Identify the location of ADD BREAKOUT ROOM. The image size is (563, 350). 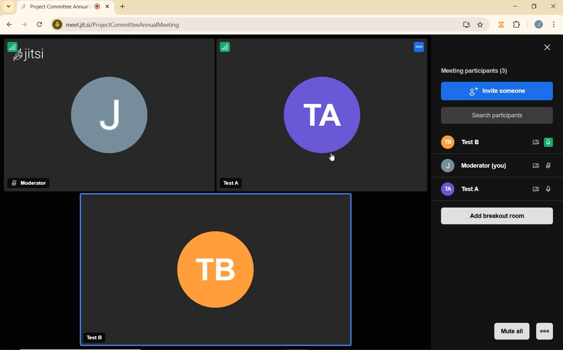
(498, 215).